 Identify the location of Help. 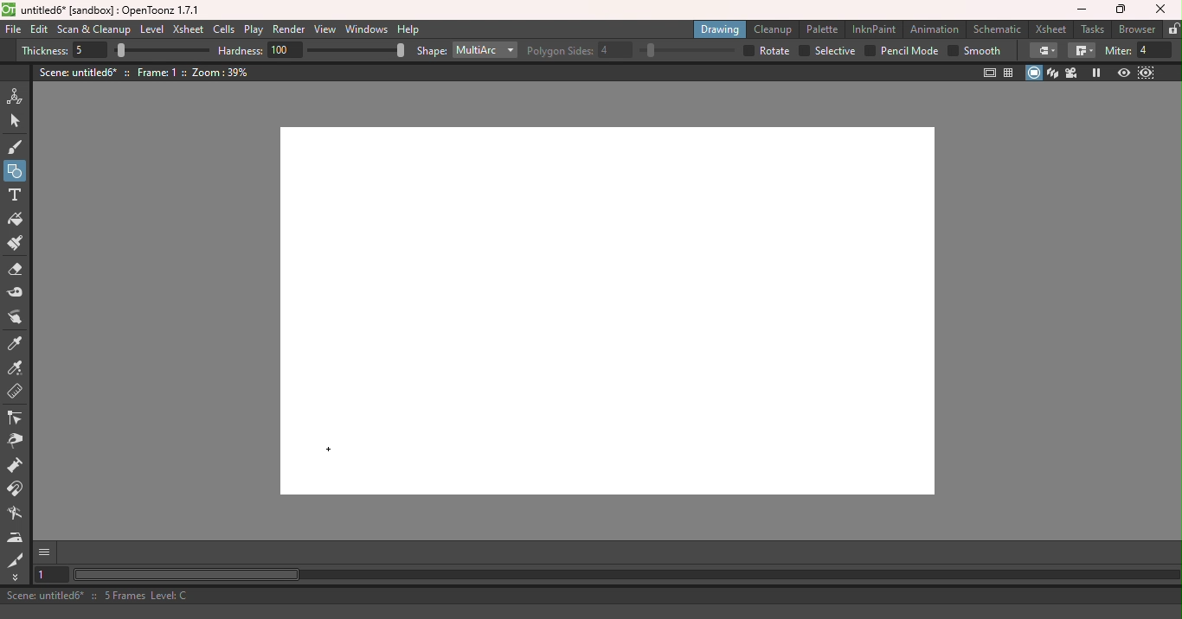
(409, 29).